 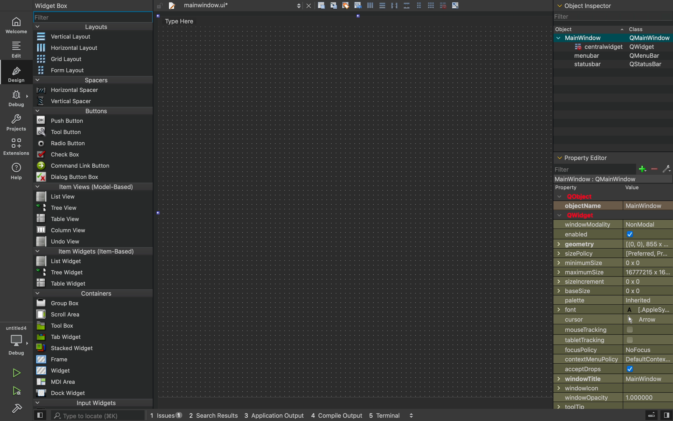 What do you see at coordinates (93, 261) in the screenshot?
I see `list widget` at bounding box center [93, 261].